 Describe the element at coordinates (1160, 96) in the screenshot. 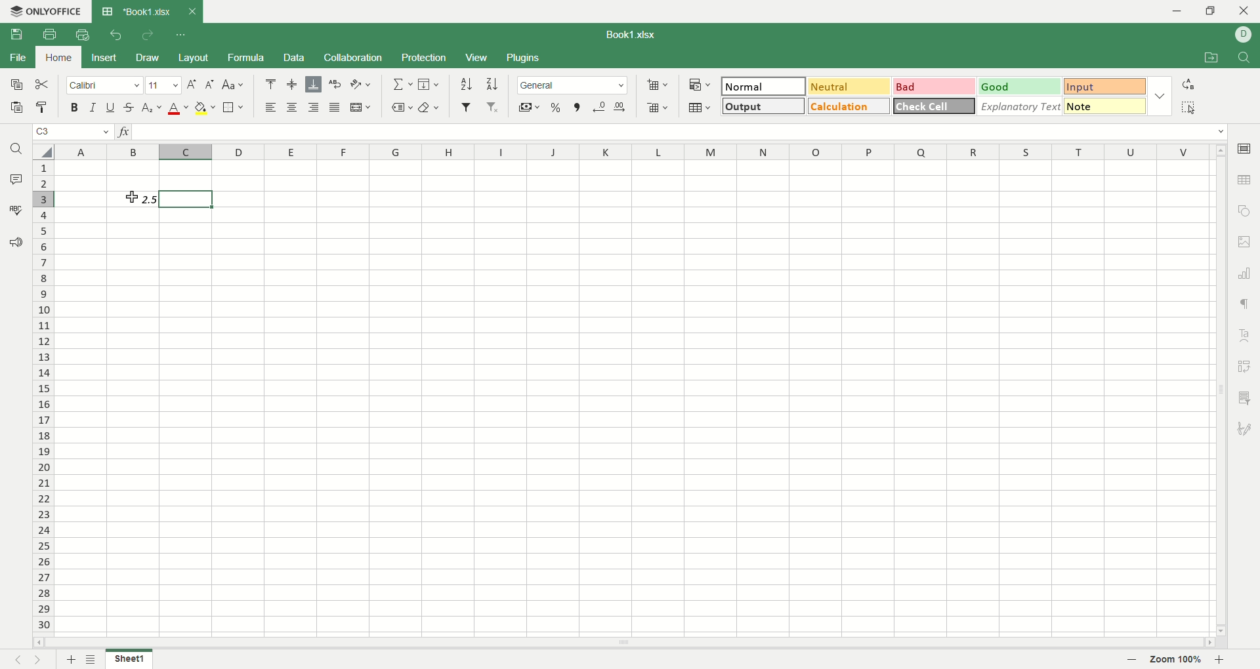

I see `style options` at that location.